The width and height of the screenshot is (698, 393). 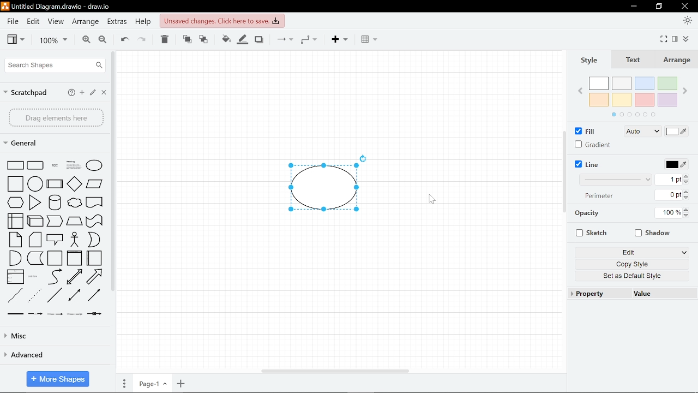 I want to click on Misc shapes, so click(x=56, y=336).